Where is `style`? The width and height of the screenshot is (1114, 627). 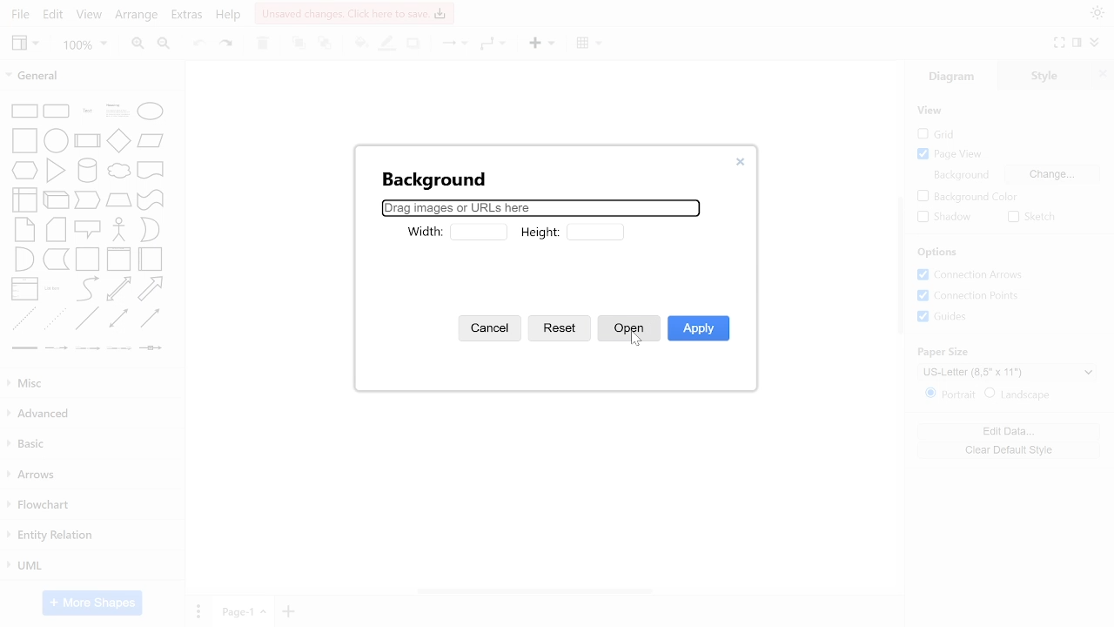 style is located at coordinates (1050, 75).